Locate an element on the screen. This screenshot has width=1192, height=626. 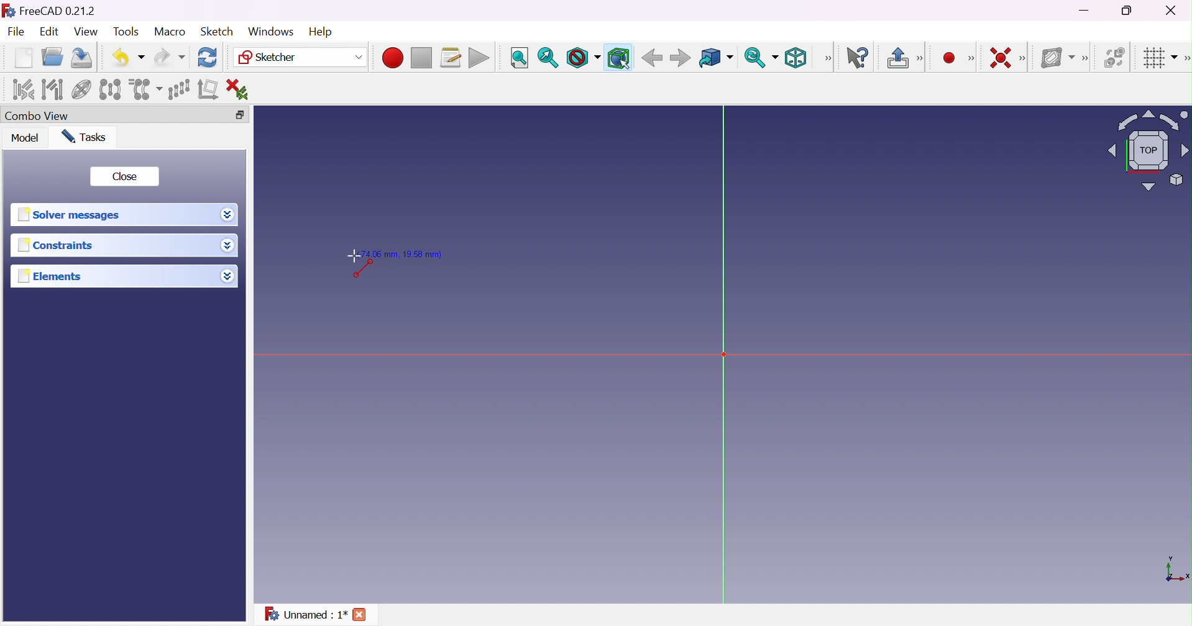
Move in box is located at coordinates (715, 58).